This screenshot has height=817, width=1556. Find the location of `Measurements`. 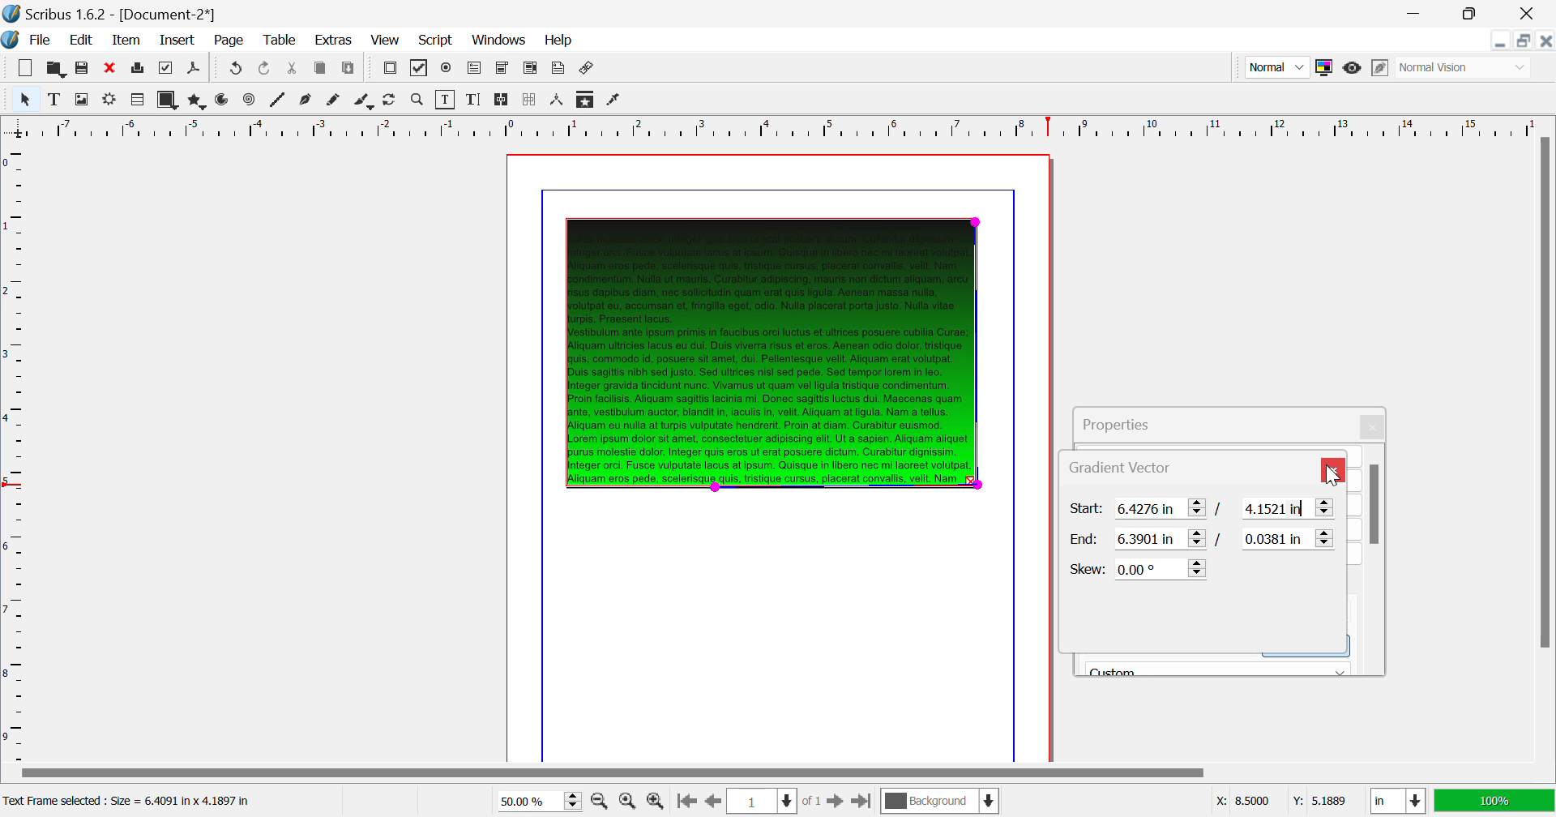

Measurements is located at coordinates (558, 101).